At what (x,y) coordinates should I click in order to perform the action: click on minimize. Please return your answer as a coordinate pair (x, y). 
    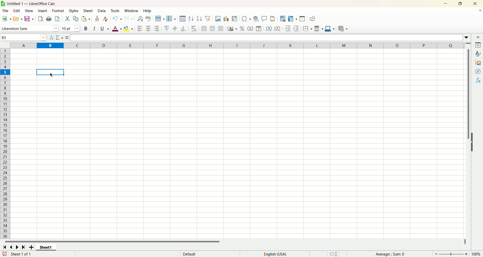
    Looking at the image, I should click on (447, 4).